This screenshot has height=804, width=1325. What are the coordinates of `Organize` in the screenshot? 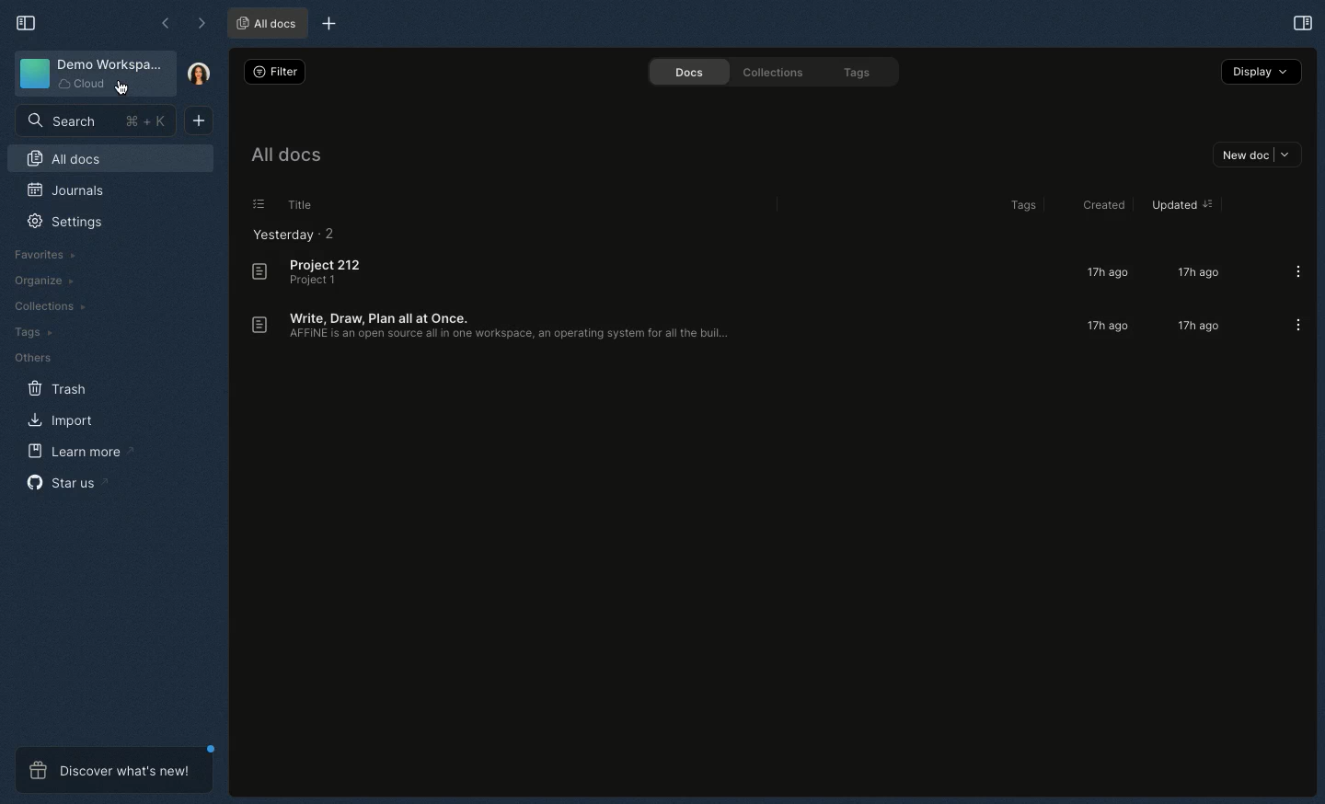 It's located at (42, 279).